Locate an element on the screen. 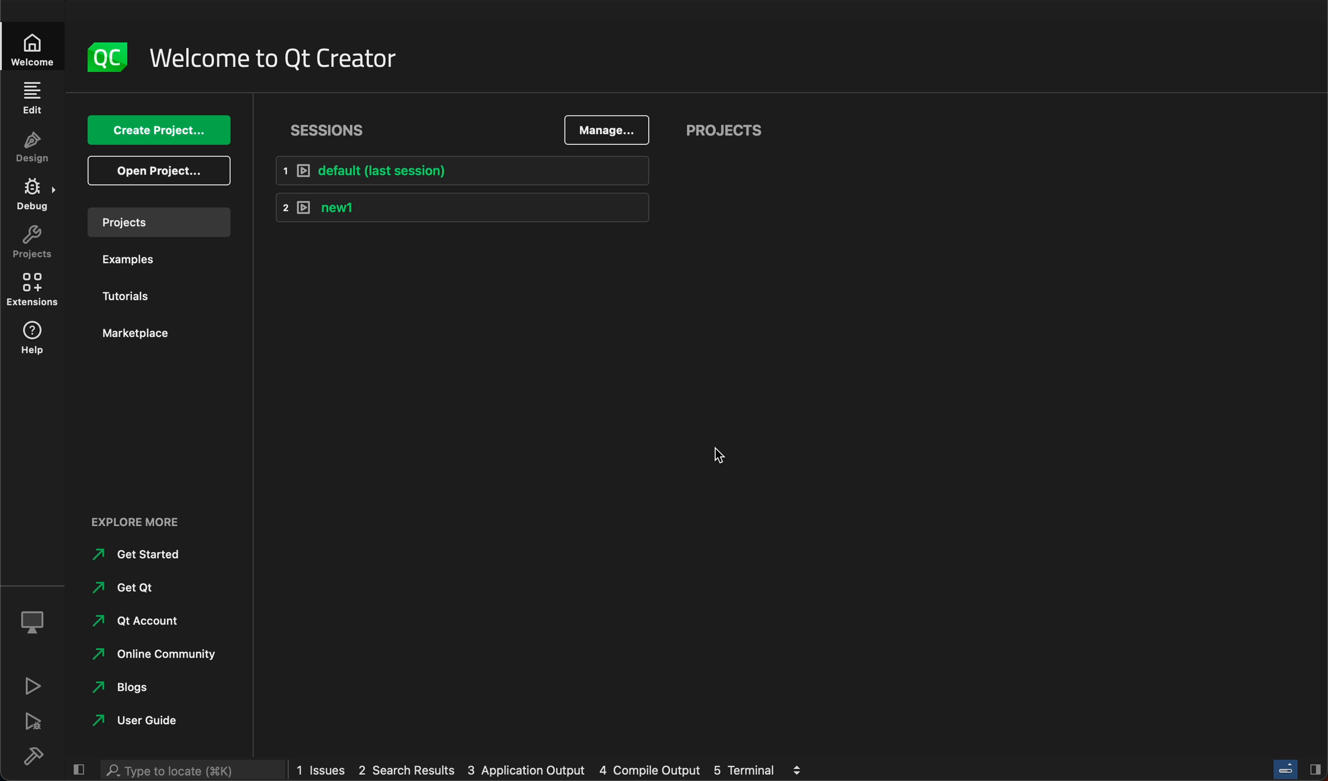 The height and width of the screenshot is (781, 1328). Type to locate (K) is located at coordinates (190, 770).